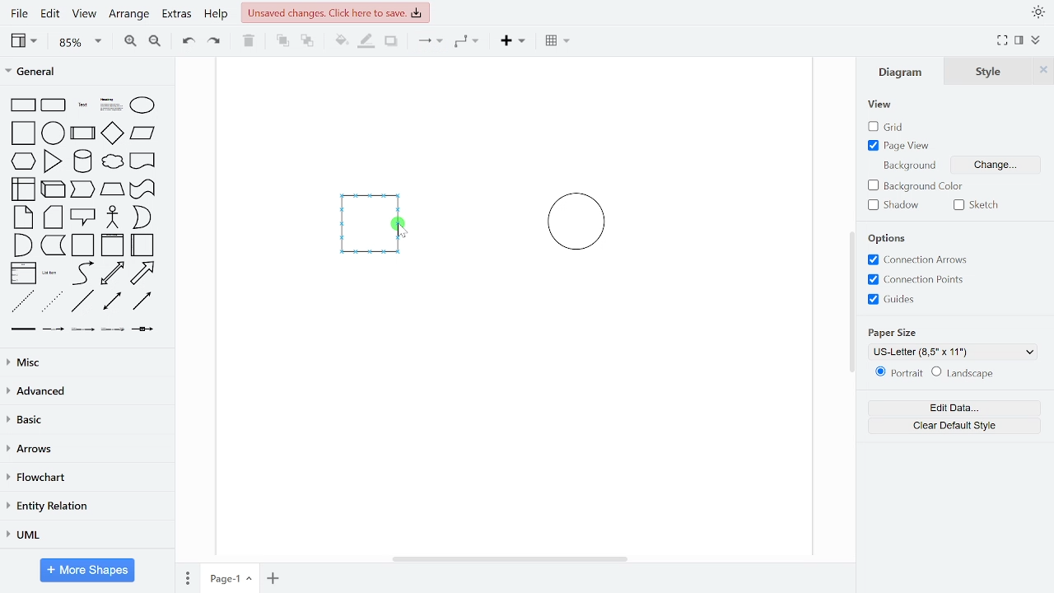 This screenshot has width=1054, height=593. Describe the element at coordinates (980, 205) in the screenshot. I see `sketch` at that location.